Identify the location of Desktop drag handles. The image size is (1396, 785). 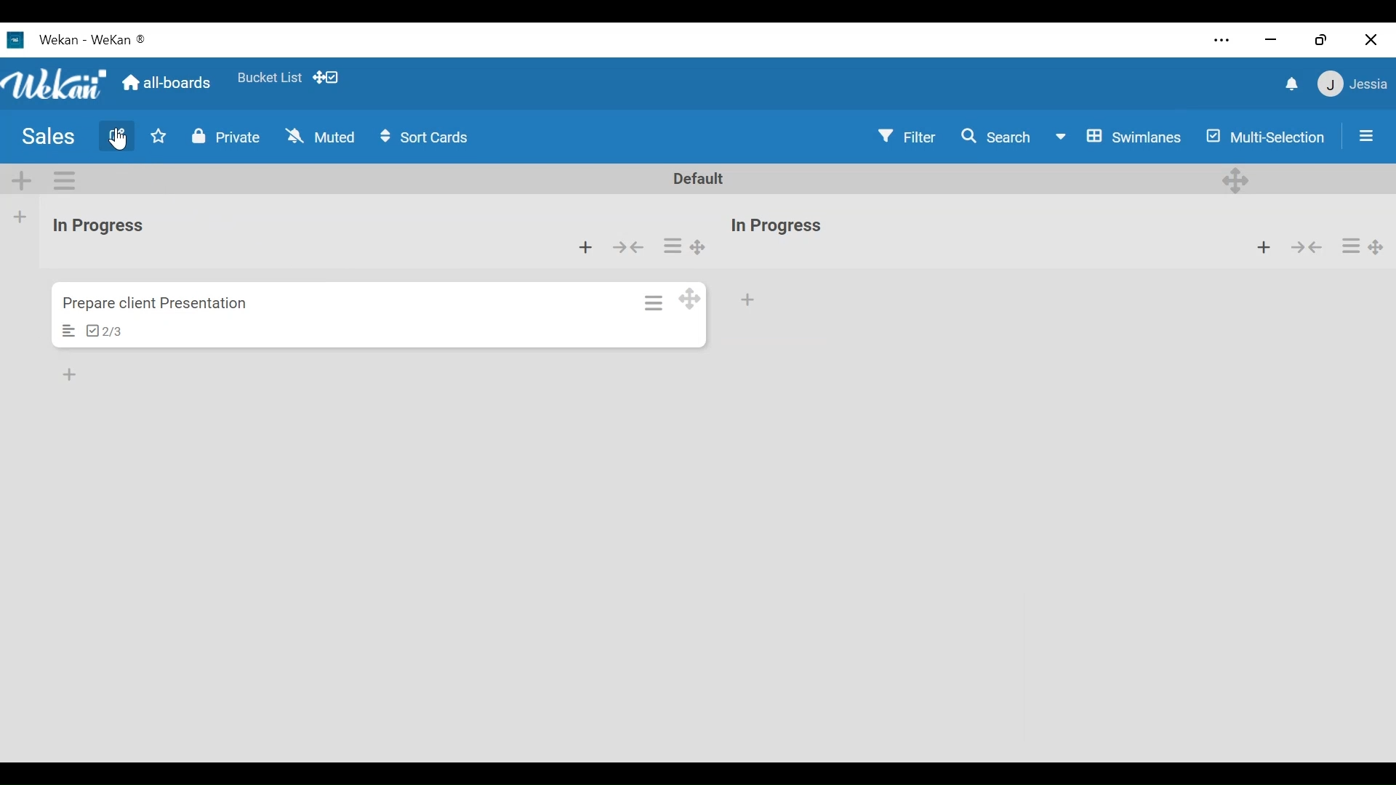
(1376, 249).